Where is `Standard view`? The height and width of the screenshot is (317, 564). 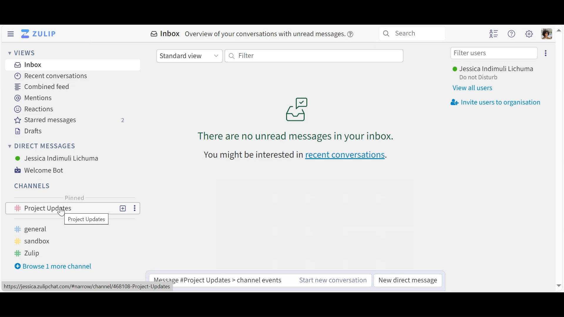 Standard view is located at coordinates (189, 55).